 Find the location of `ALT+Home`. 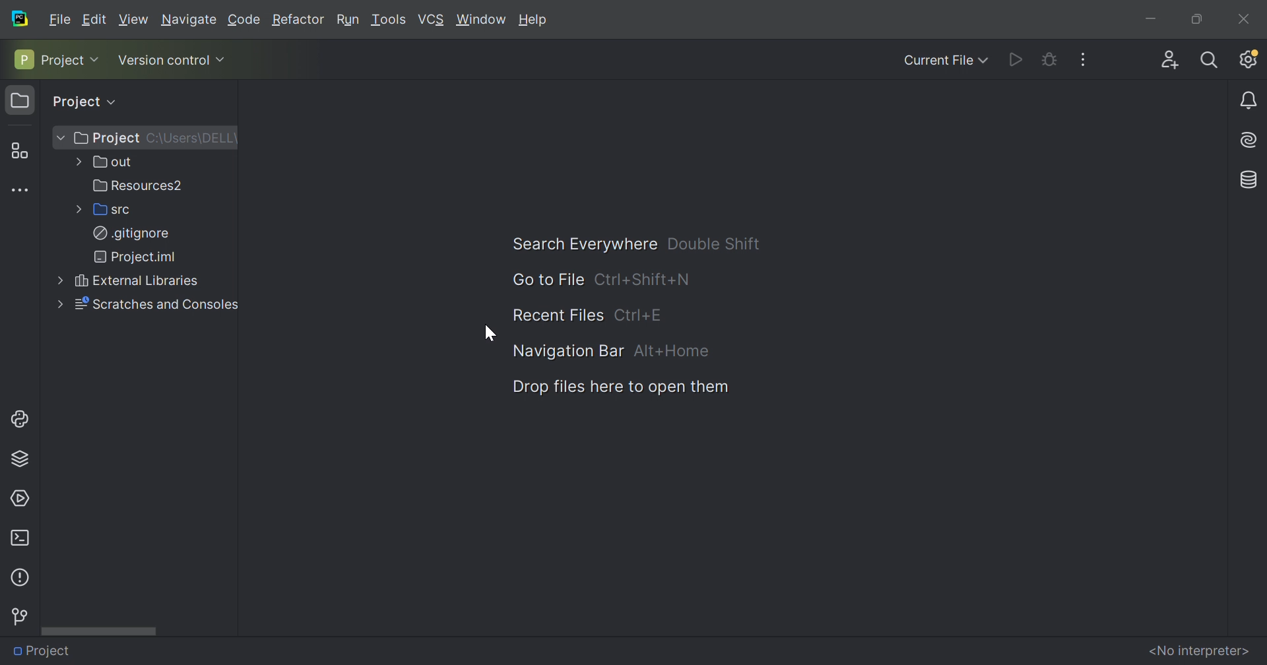

ALT+Home is located at coordinates (669, 350).